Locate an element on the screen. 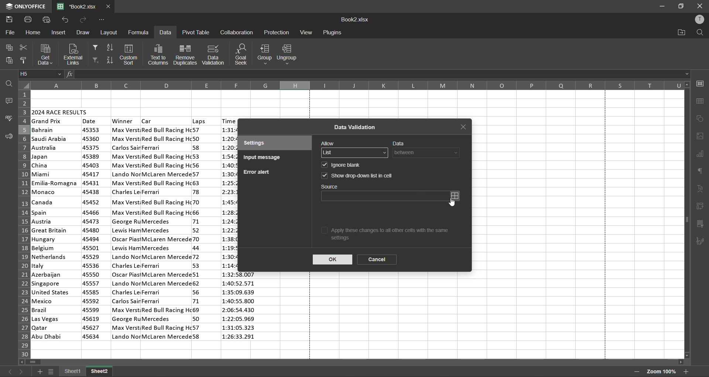  source is located at coordinates (332, 187).